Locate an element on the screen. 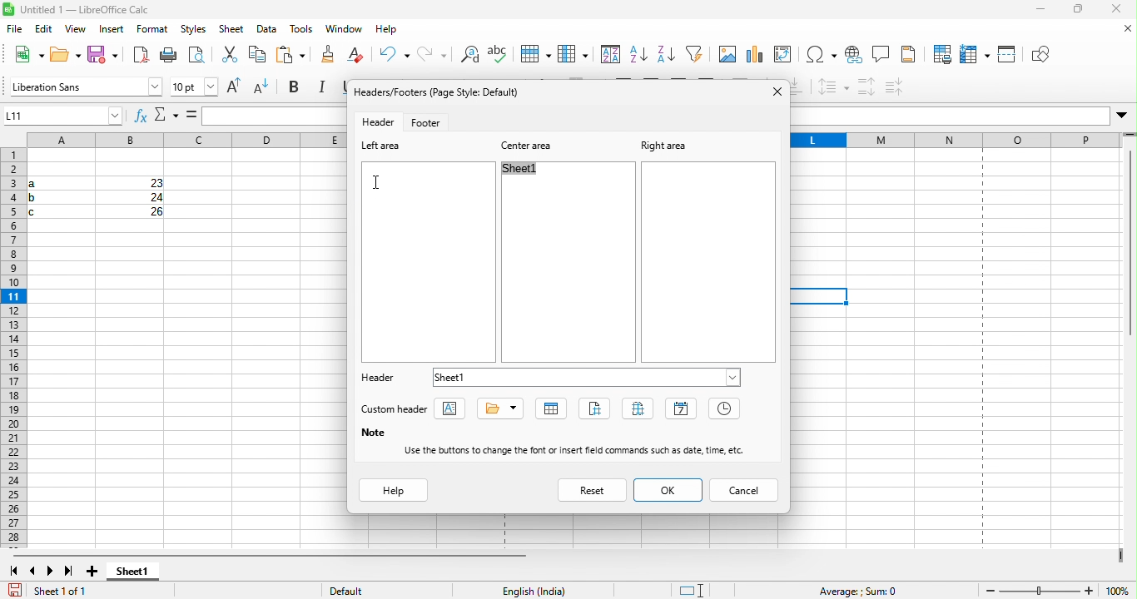 The height and width of the screenshot is (599, 1137). text language is located at coordinates (543, 589).